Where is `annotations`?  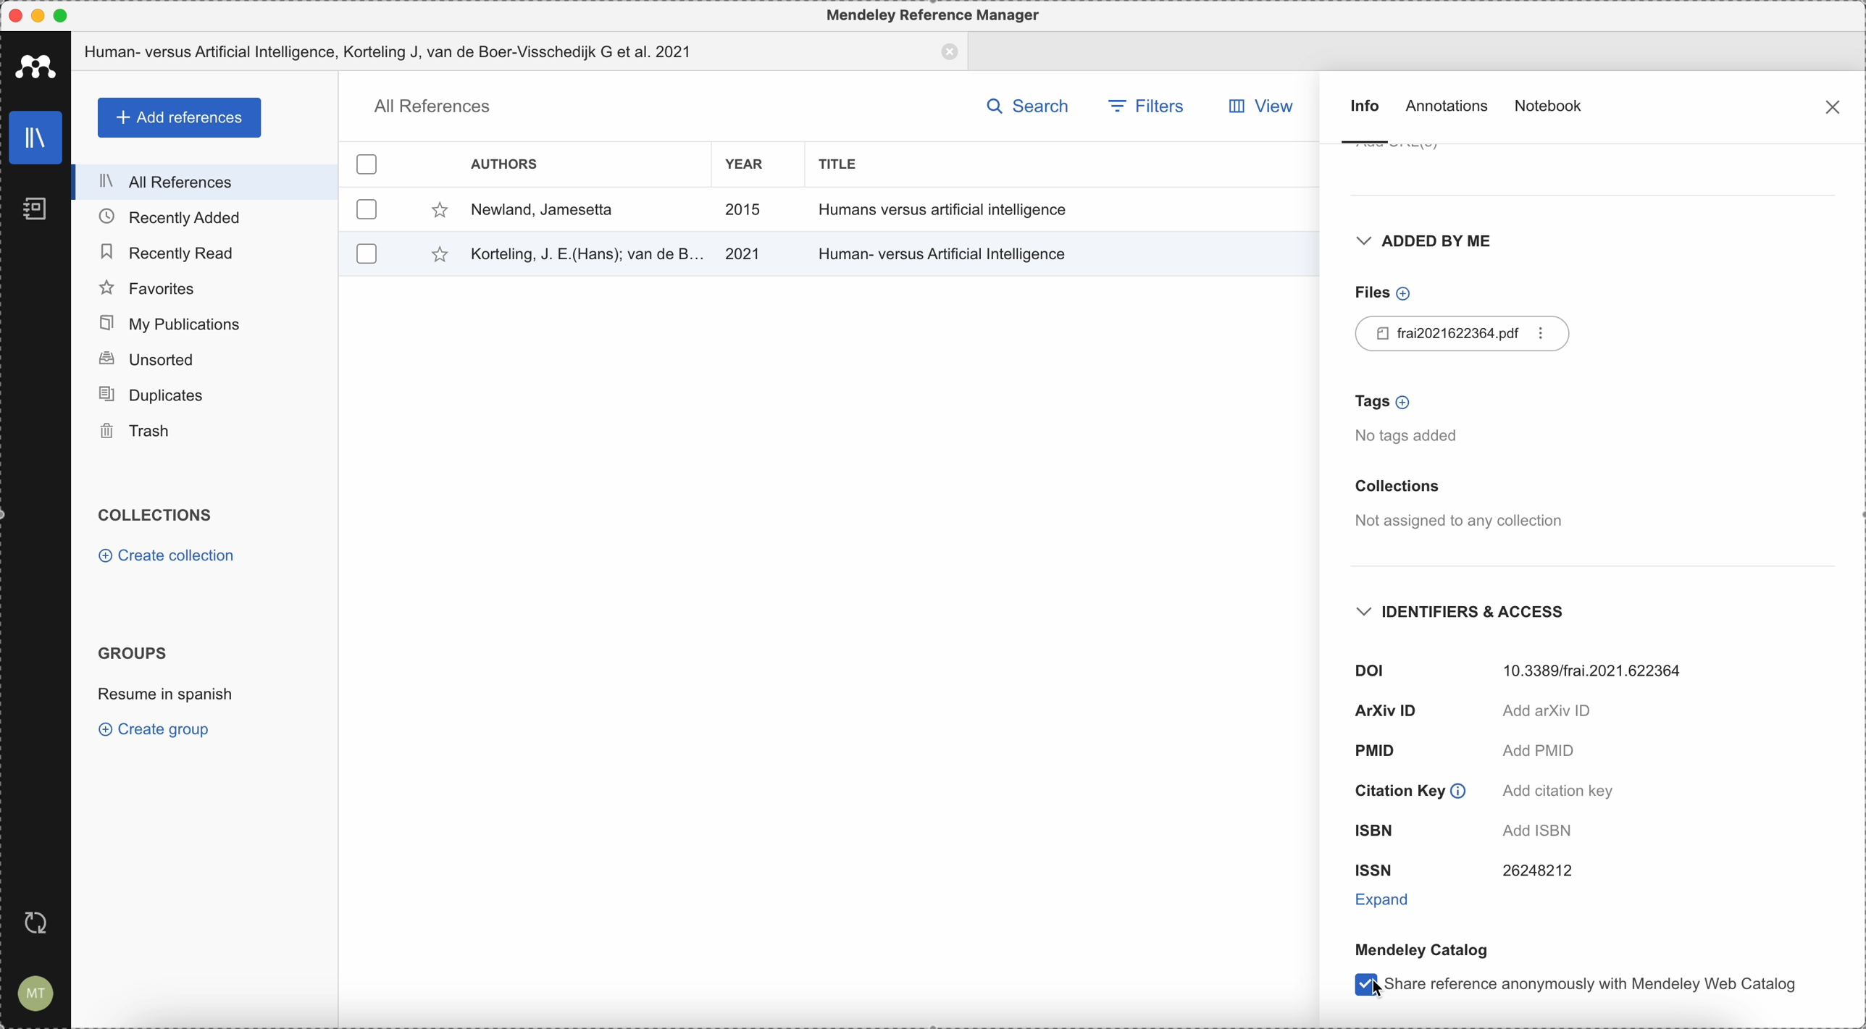
annotations is located at coordinates (1449, 109).